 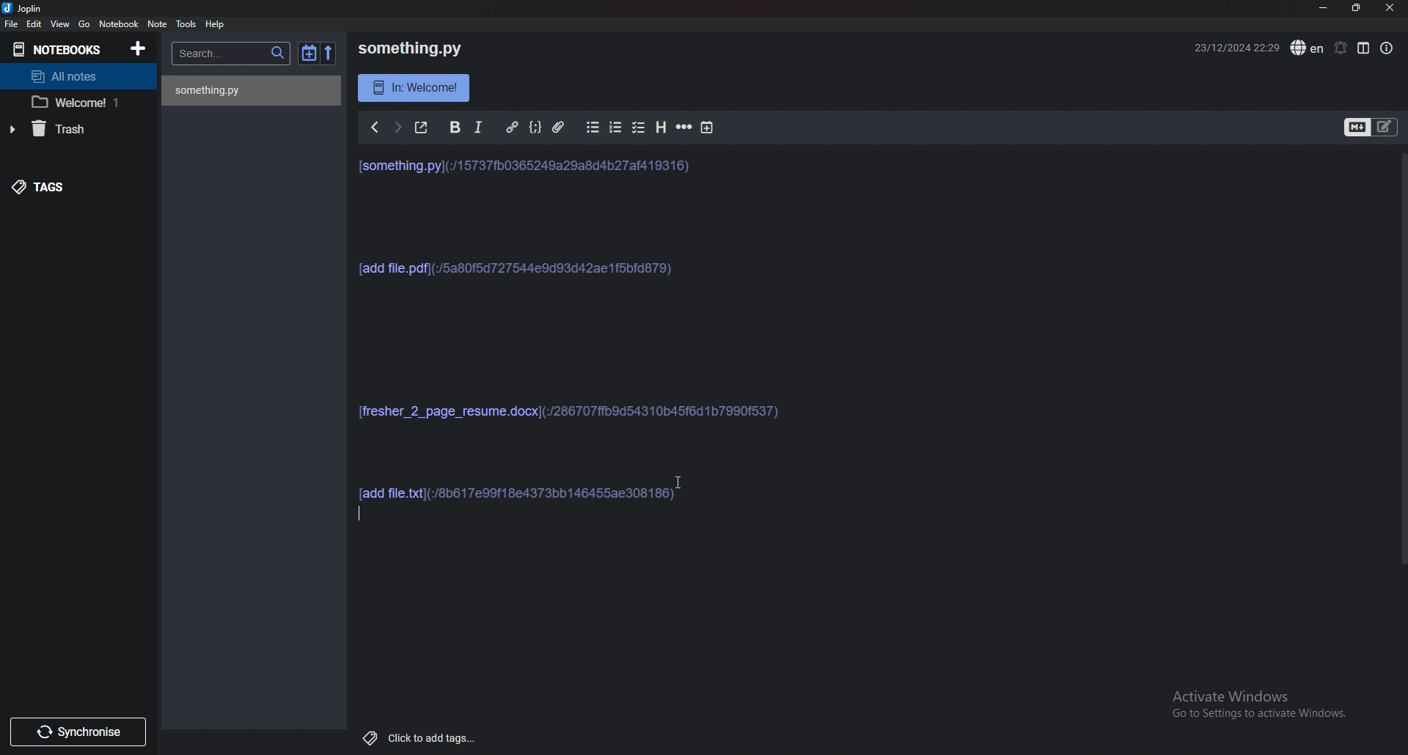 What do you see at coordinates (661, 127) in the screenshot?
I see `heading` at bounding box center [661, 127].